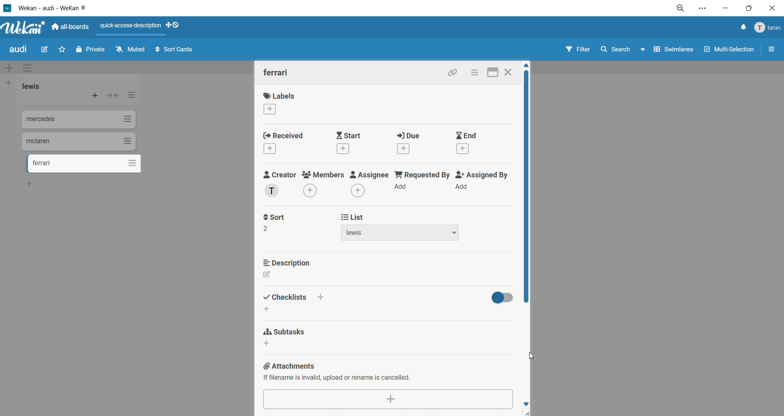 The image size is (784, 416). I want to click on checklists, so click(294, 296).